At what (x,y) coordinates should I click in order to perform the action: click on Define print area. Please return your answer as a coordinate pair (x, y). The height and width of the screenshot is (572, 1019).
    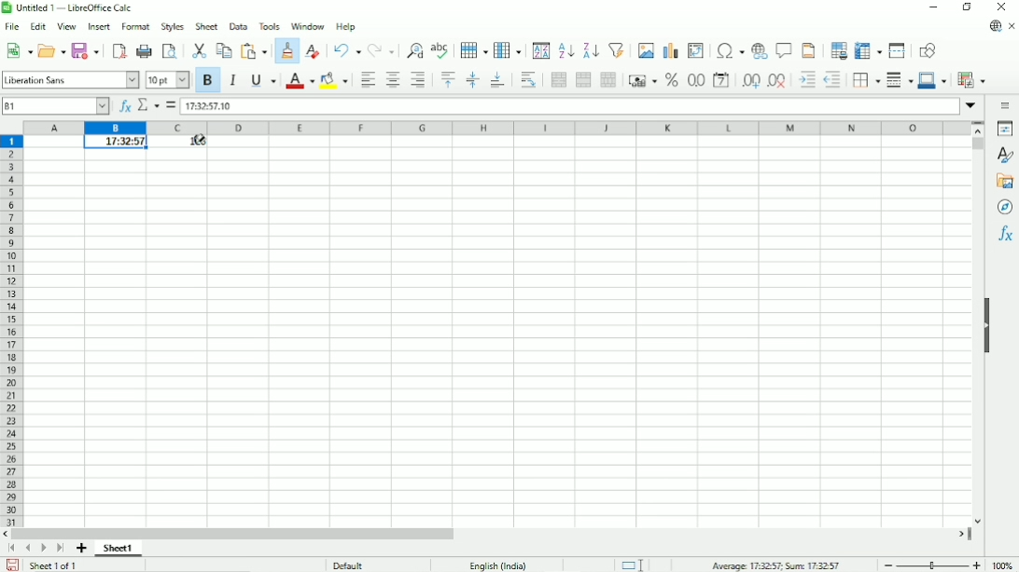
    Looking at the image, I should click on (837, 51).